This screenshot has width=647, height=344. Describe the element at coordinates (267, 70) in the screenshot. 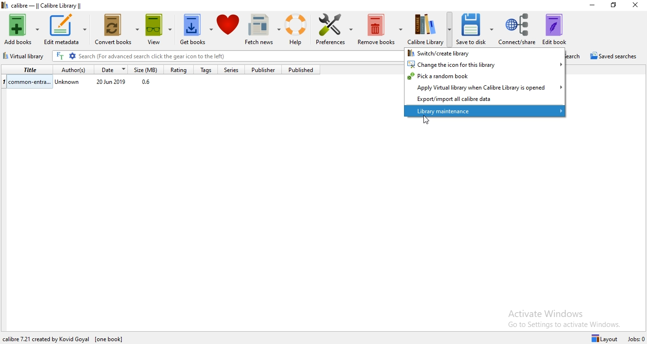

I see `Publisher` at that location.